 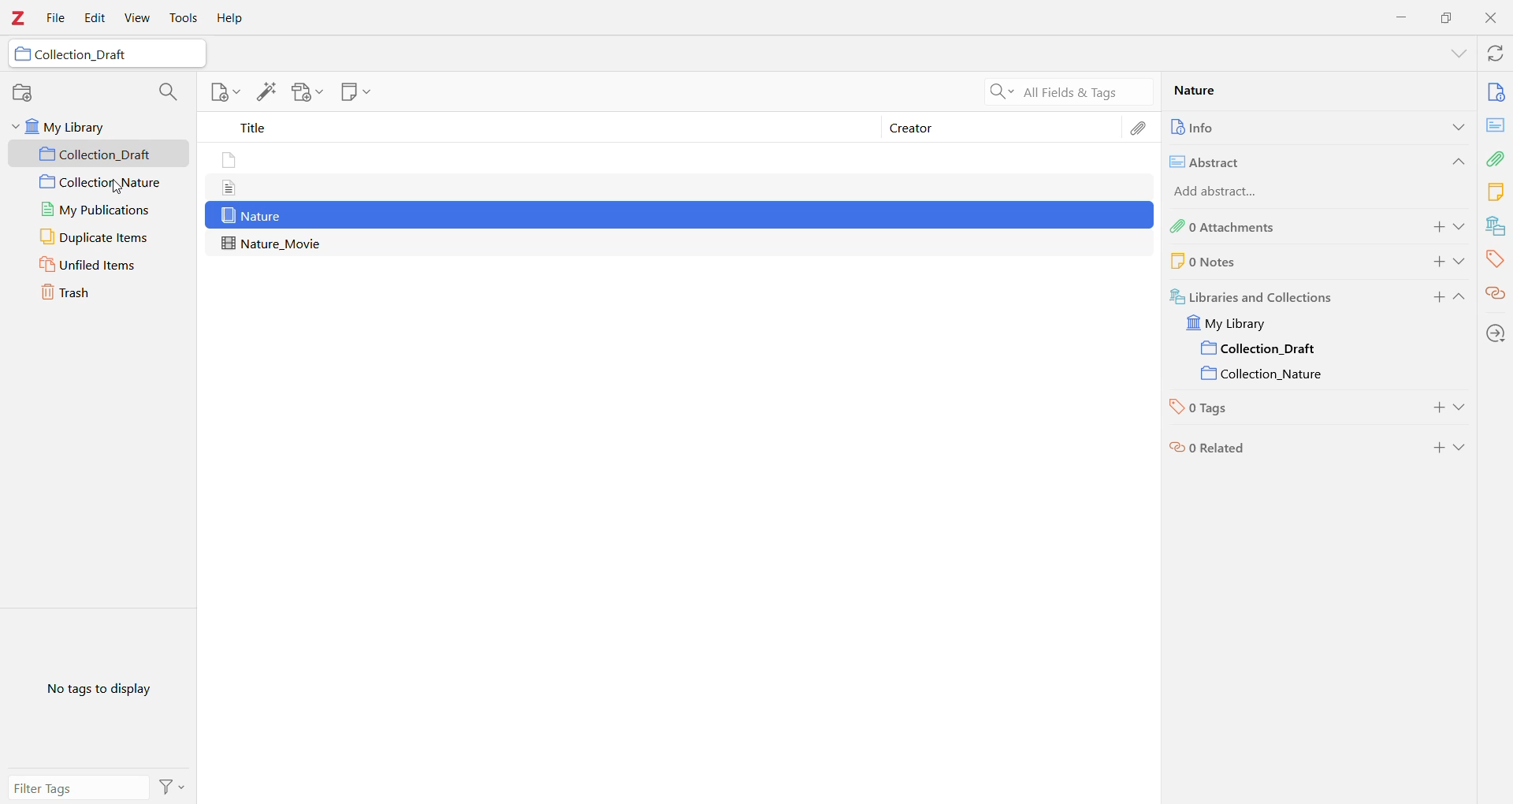 What do you see at coordinates (1460, 300) in the screenshot?
I see `Expand Section` at bounding box center [1460, 300].